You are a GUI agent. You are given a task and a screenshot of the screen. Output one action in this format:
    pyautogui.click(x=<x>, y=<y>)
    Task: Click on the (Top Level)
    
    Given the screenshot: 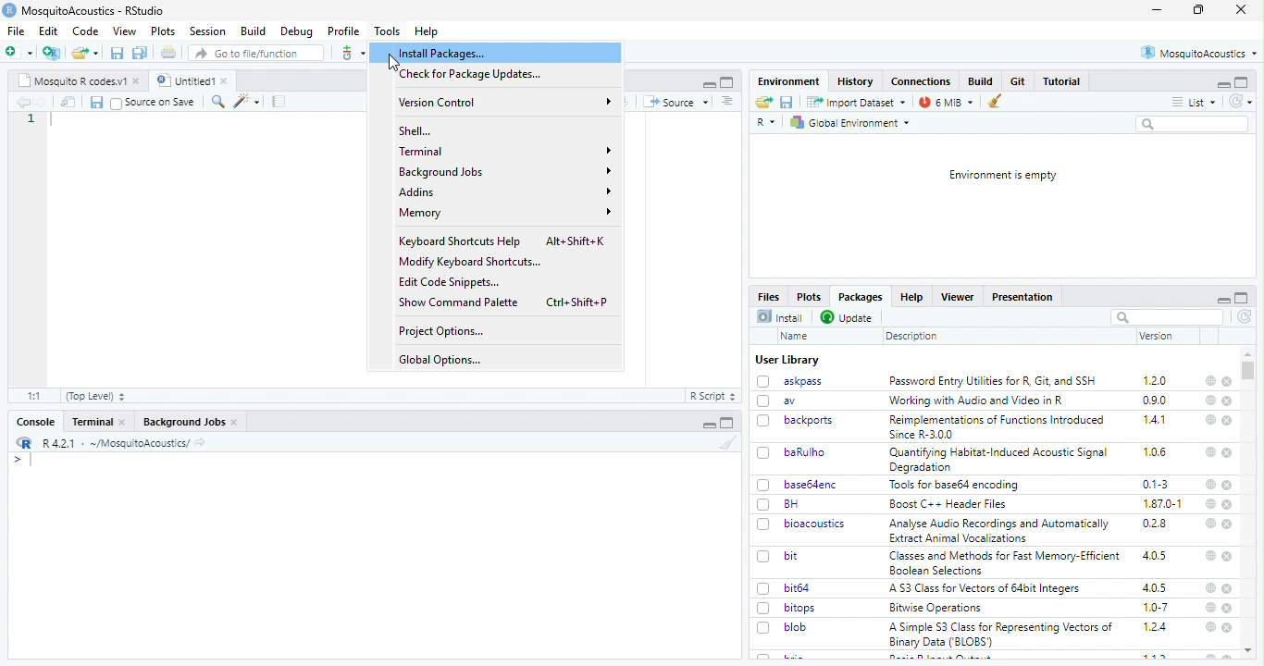 What is the action you would take?
    pyautogui.click(x=96, y=397)
    